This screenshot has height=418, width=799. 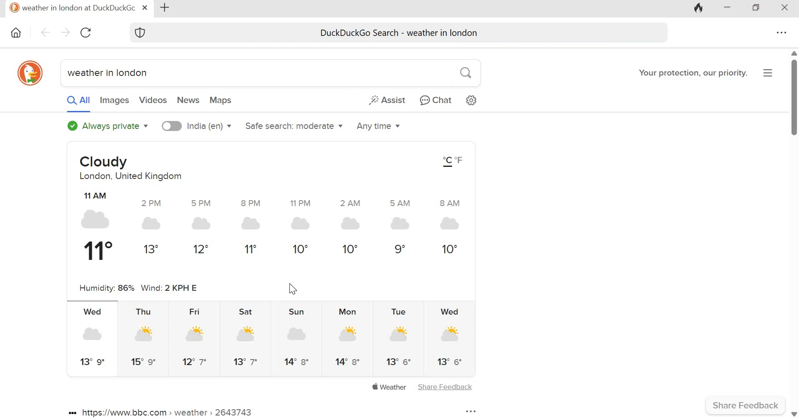 I want to click on 13° 6°, so click(x=399, y=362).